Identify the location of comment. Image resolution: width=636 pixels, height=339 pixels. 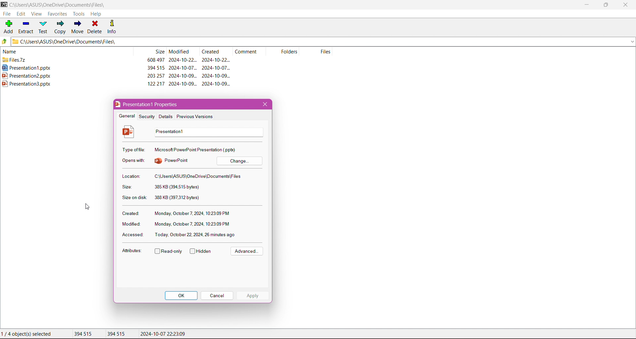
(246, 51).